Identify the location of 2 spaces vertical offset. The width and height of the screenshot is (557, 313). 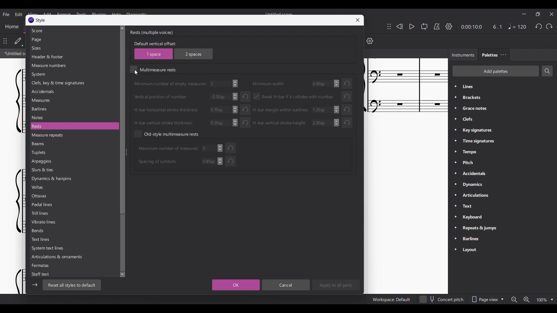
(193, 54).